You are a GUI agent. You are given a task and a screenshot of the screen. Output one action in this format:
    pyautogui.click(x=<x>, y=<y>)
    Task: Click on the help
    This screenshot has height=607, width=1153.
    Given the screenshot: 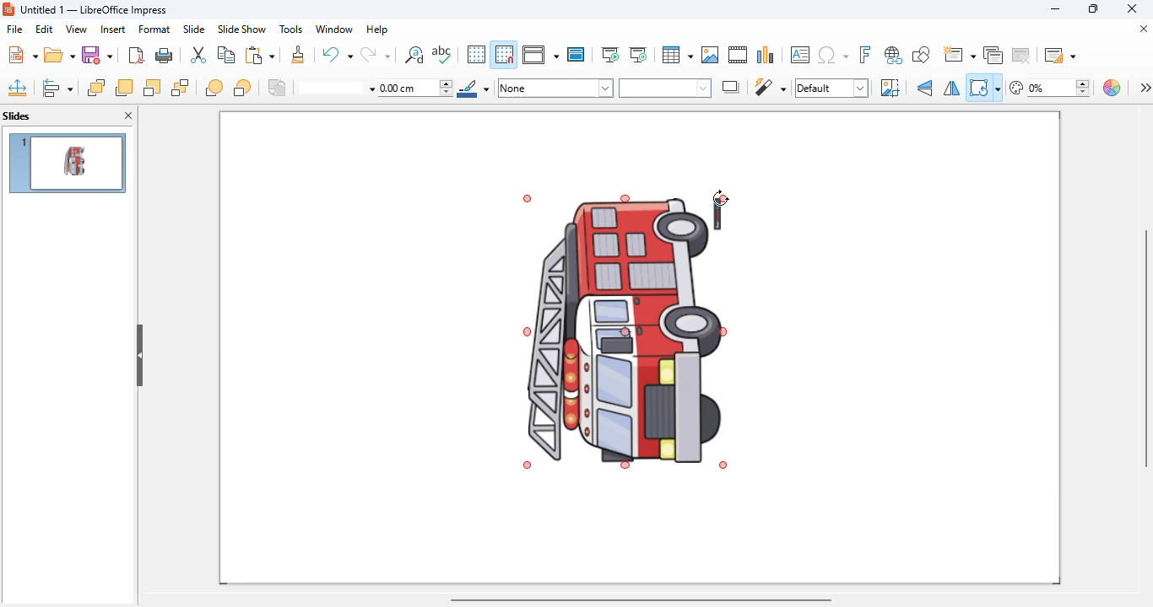 What is the action you would take?
    pyautogui.click(x=377, y=29)
    